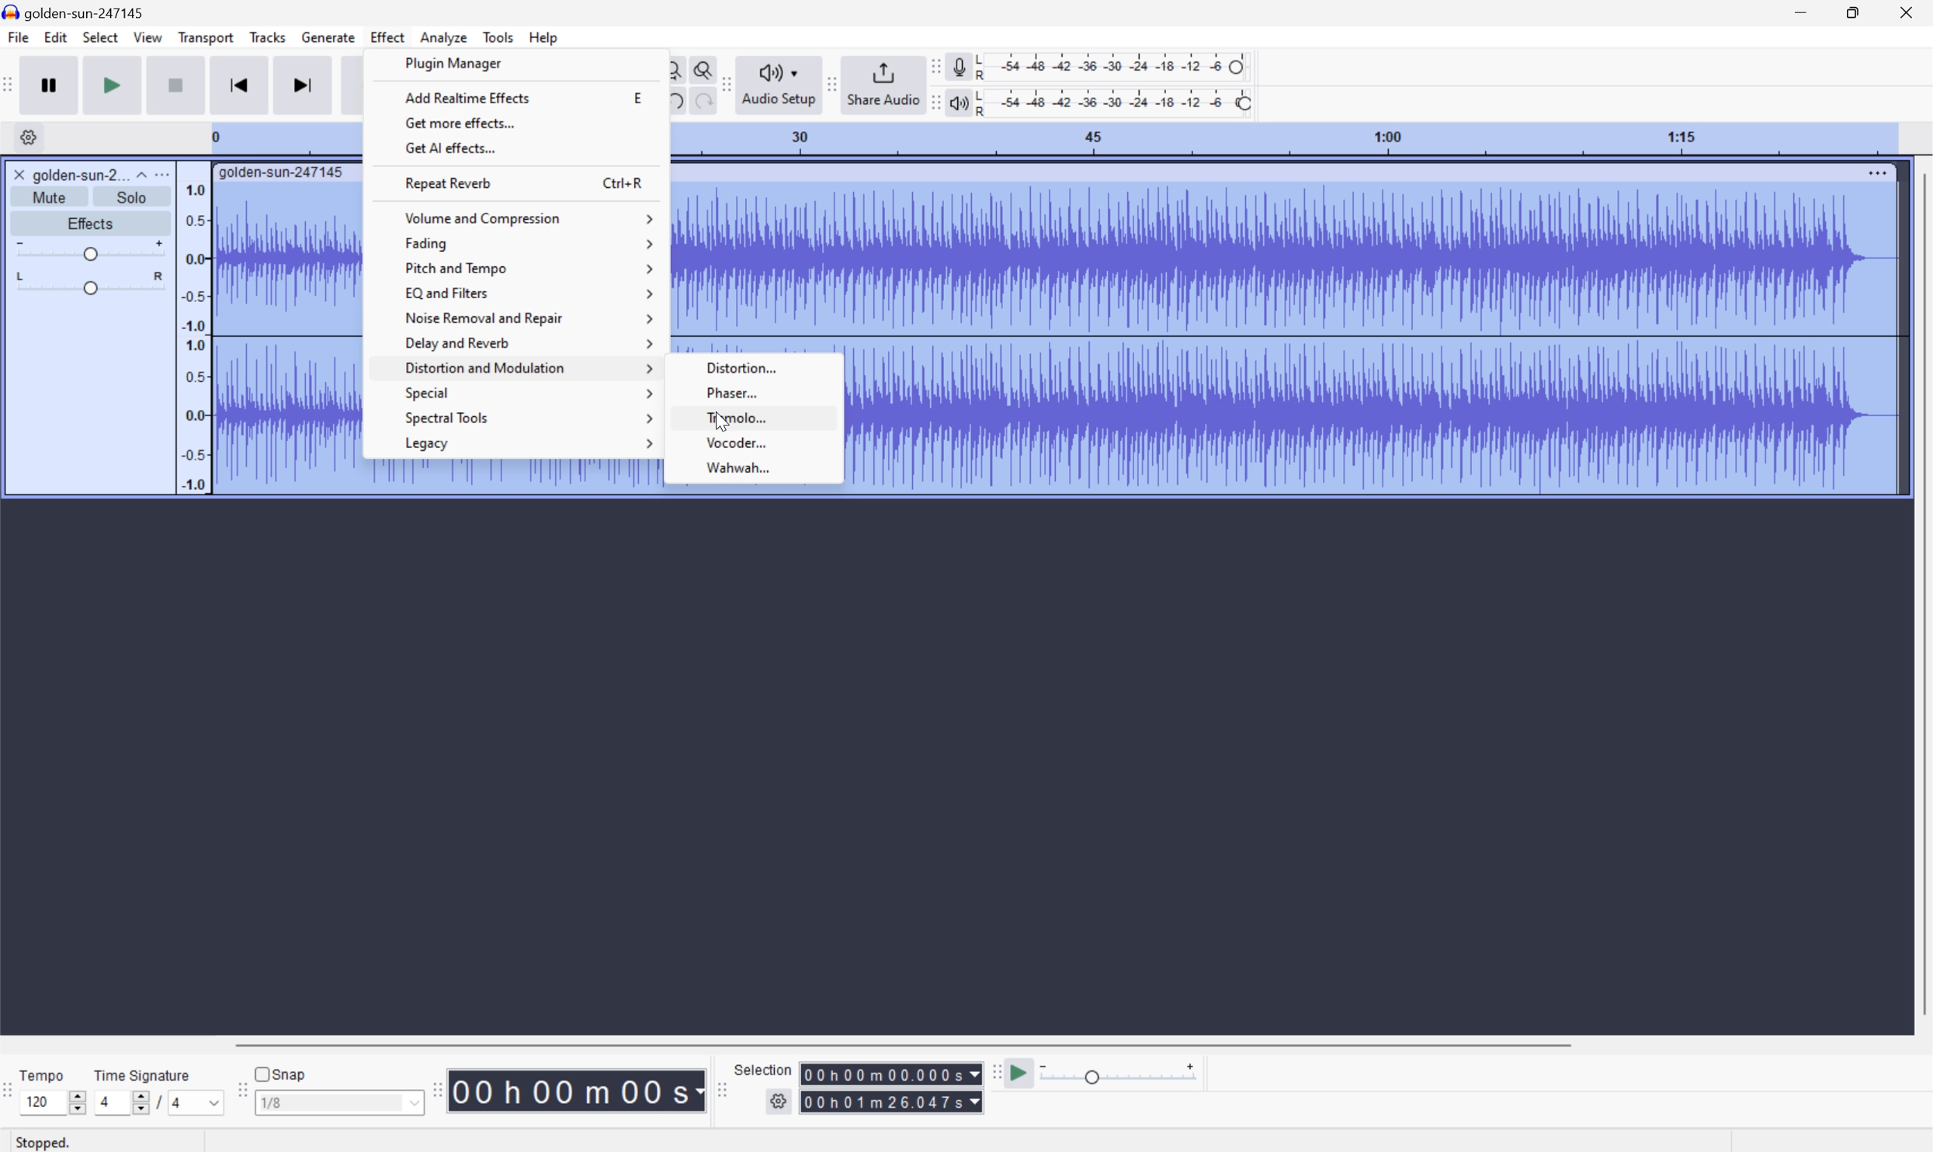 Image resolution: width=1933 pixels, height=1152 pixels. Describe the element at coordinates (337, 1102) in the screenshot. I see `1/8` at that location.